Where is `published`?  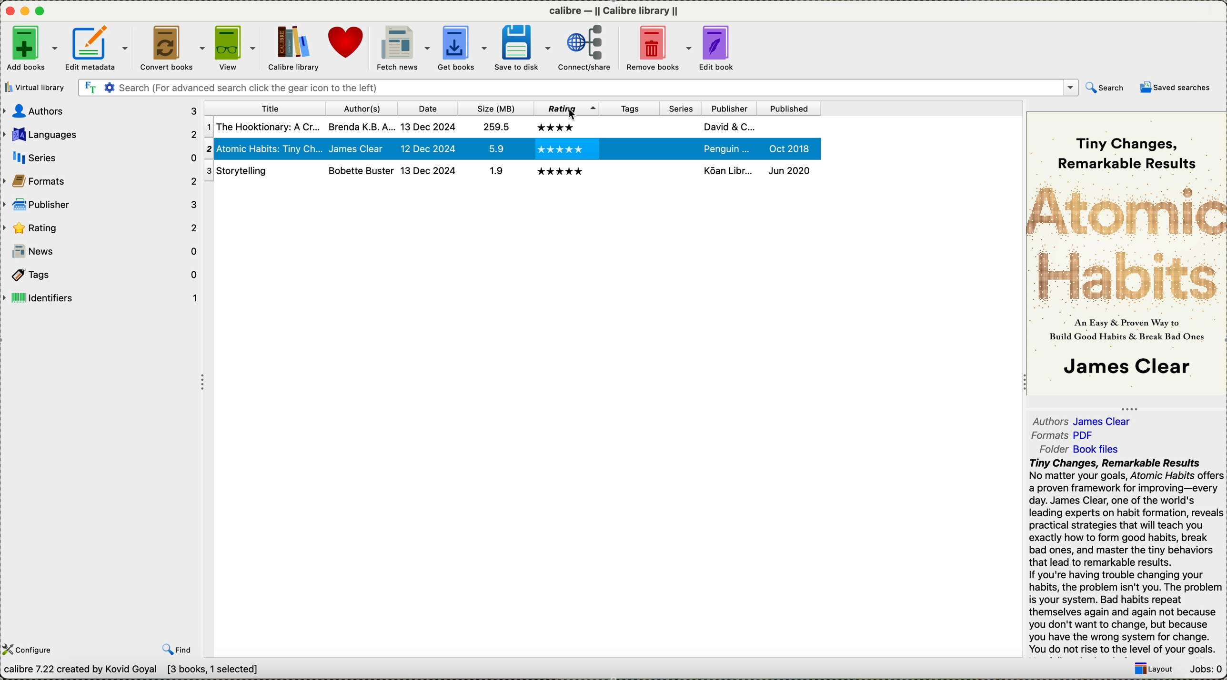
published is located at coordinates (787, 108).